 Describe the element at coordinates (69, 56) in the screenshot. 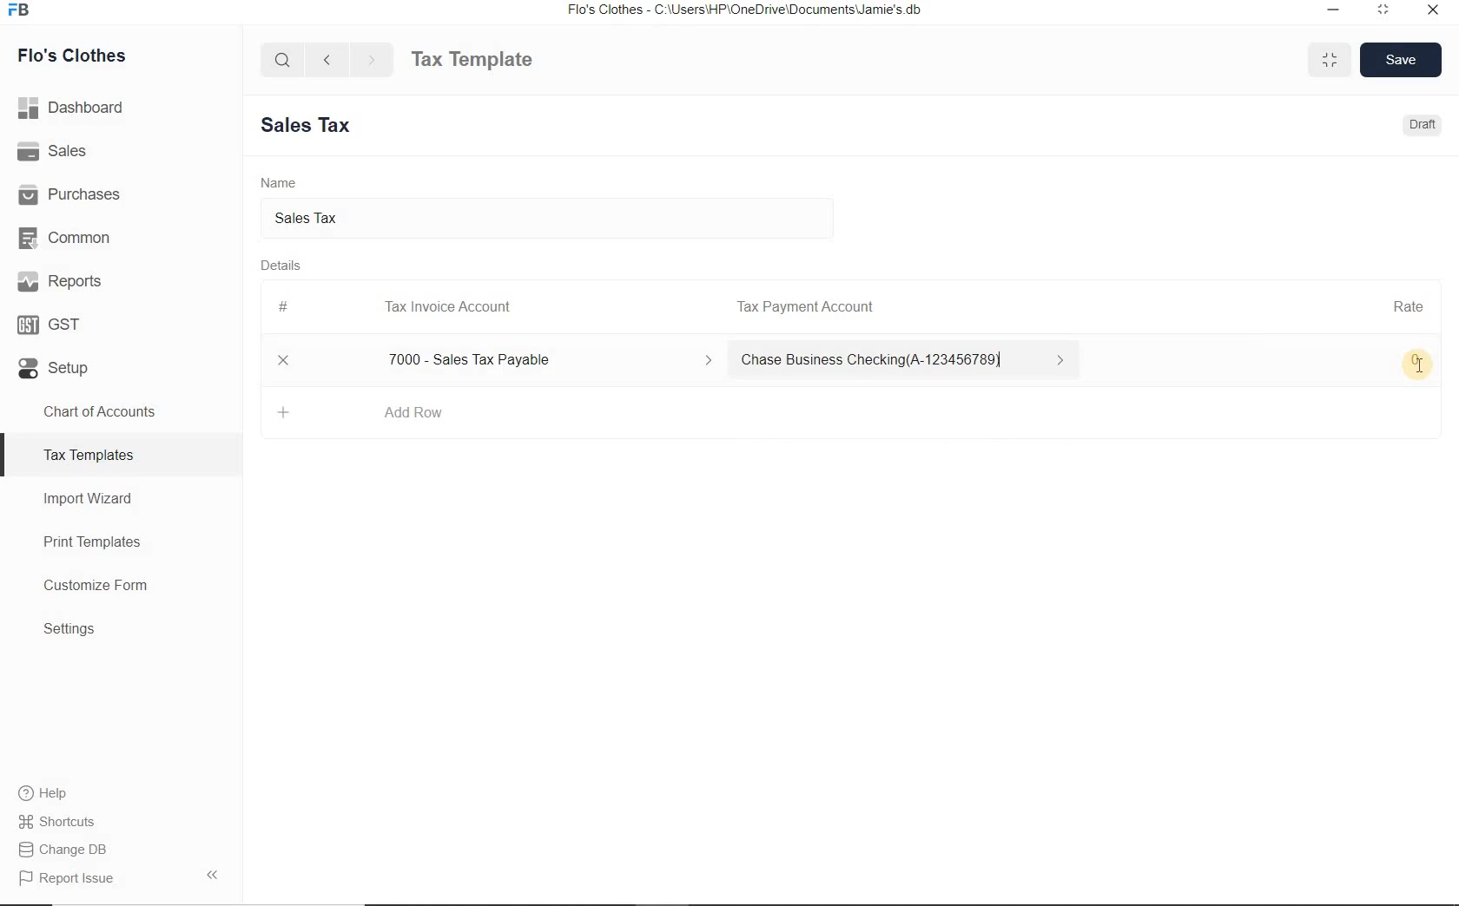

I see `Flo's Clothes` at that location.